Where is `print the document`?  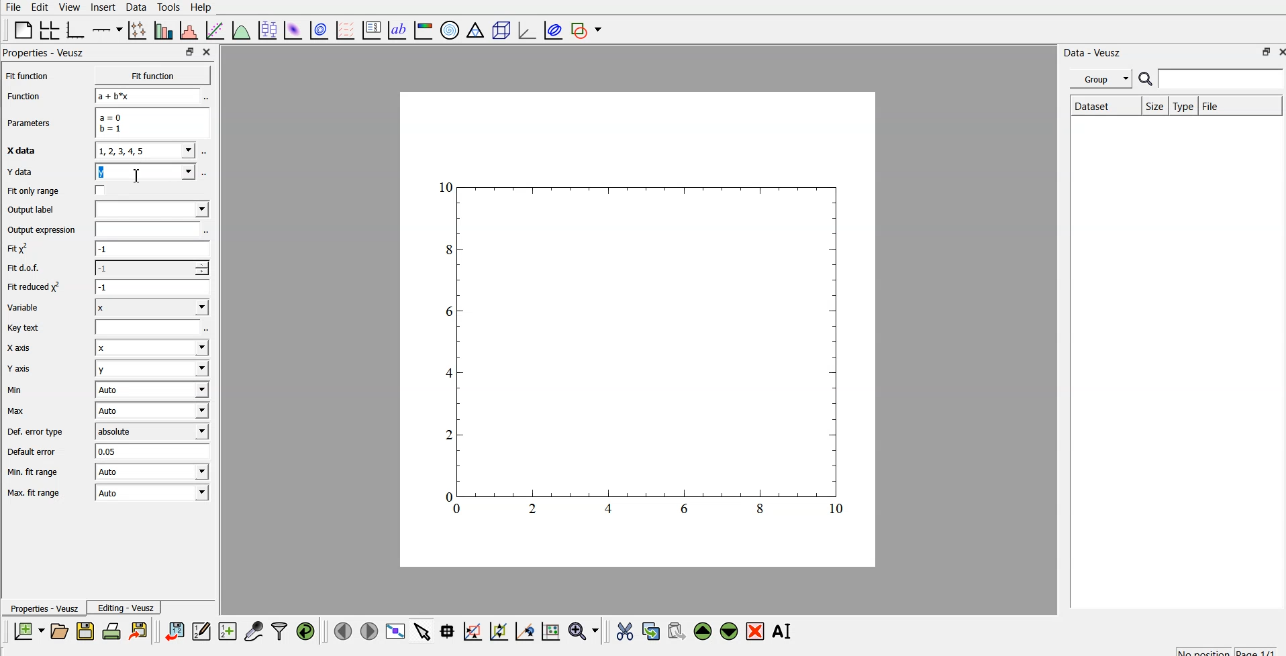
print the document is located at coordinates (139, 631).